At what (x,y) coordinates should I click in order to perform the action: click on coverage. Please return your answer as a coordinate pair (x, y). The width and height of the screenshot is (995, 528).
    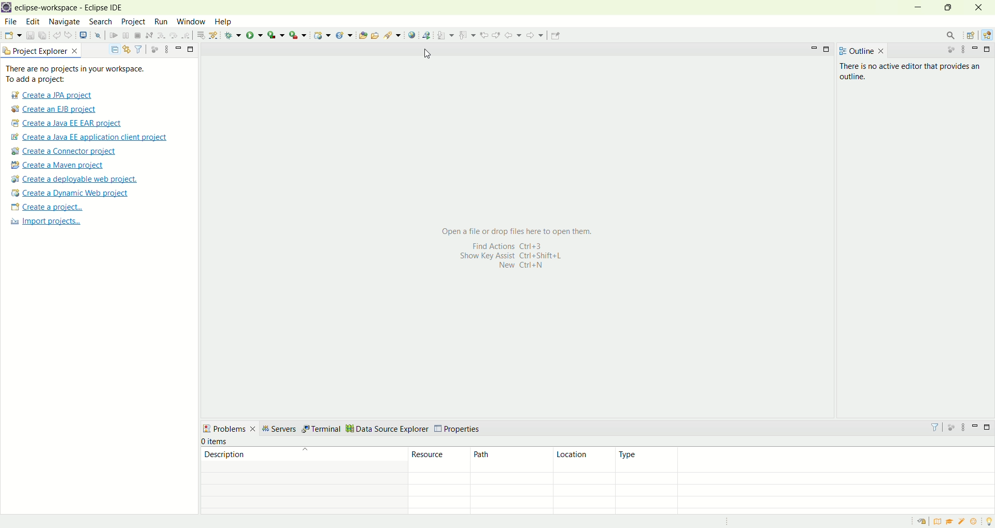
    Looking at the image, I should click on (276, 35).